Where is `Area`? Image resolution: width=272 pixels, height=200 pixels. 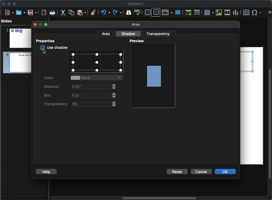 Area is located at coordinates (106, 34).